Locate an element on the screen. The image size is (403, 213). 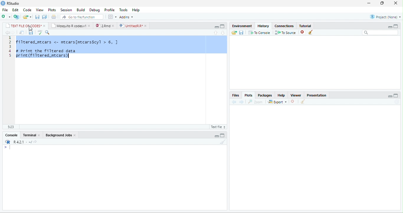
# print the filtered data
print (filtered mtcars) is located at coordinates (48, 53).